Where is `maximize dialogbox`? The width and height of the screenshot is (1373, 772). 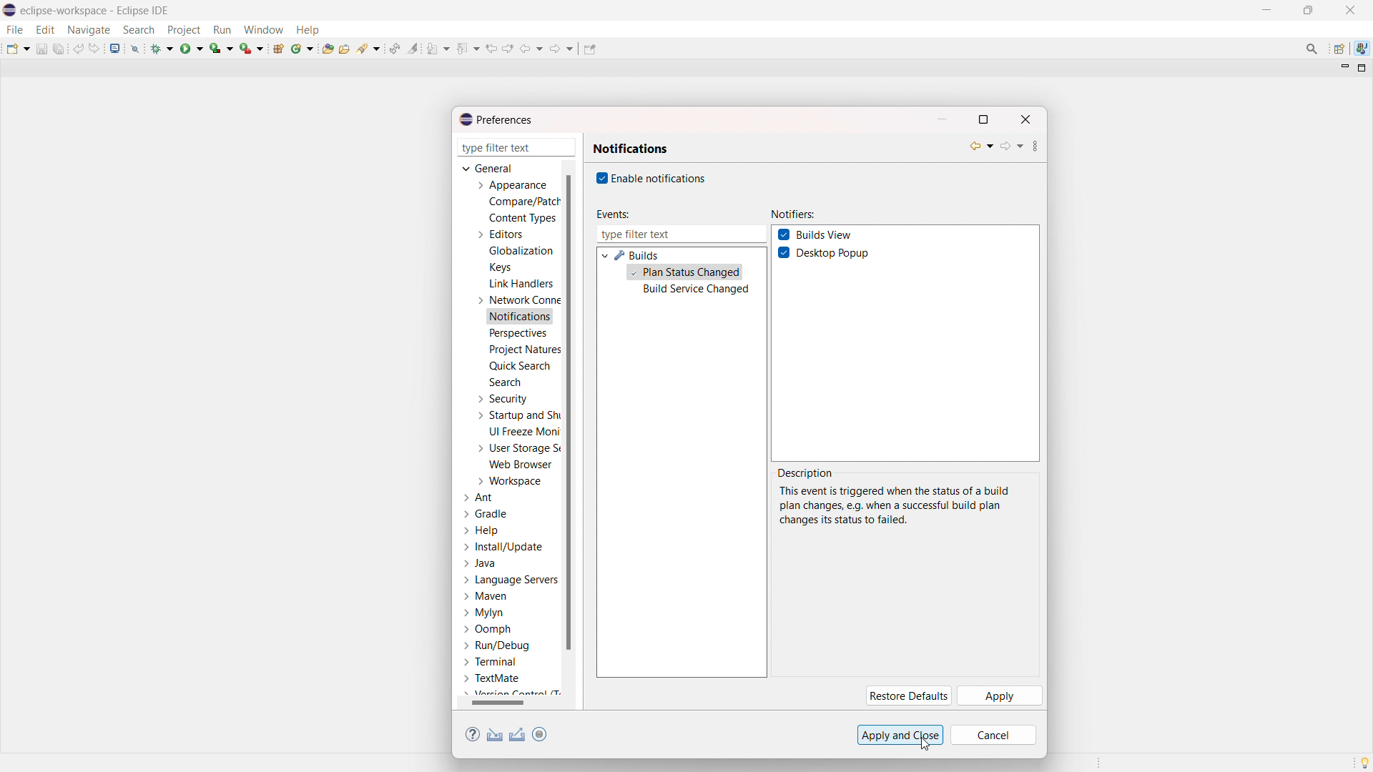
maximize dialogbox is located at coordinates (983, 119).